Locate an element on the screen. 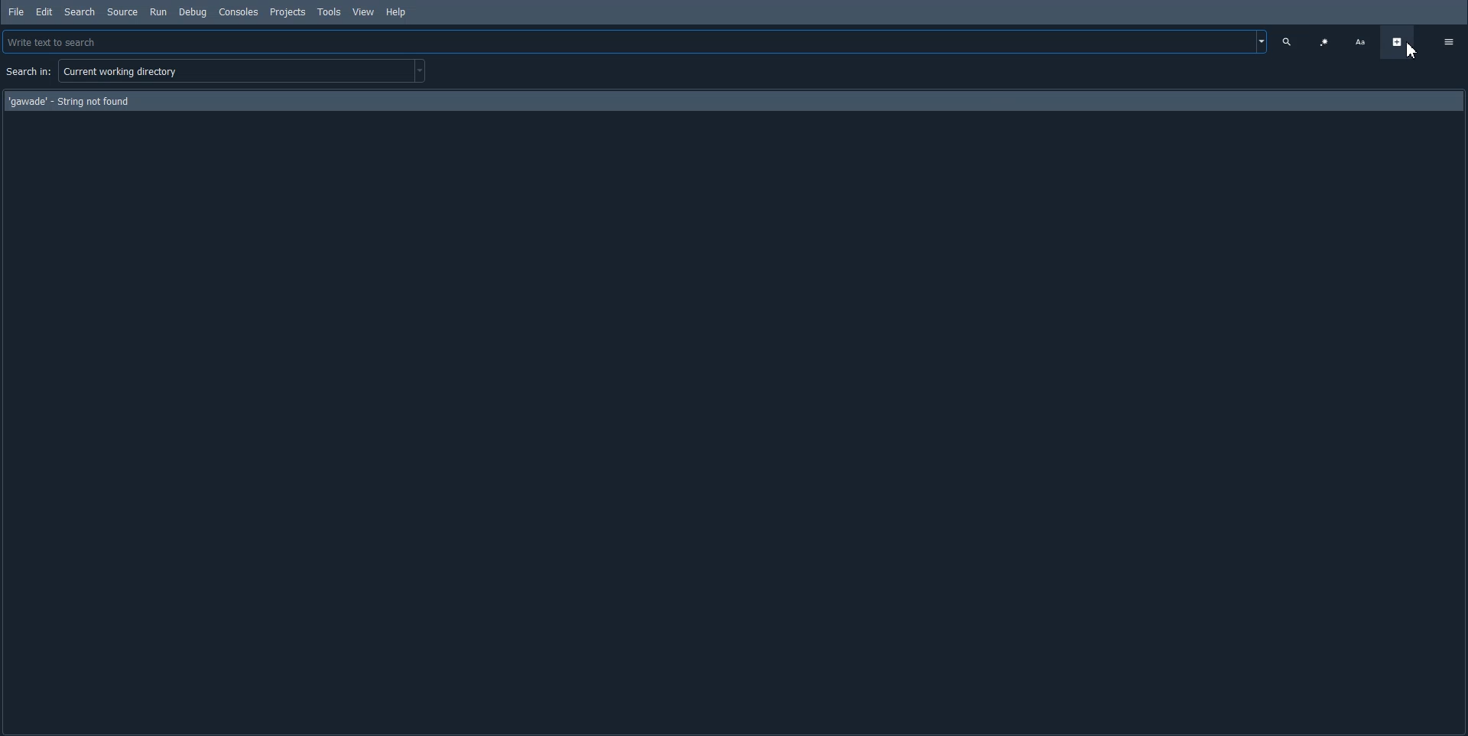 Image resolution: width=1468 pixels, height=736 pixels. Search Text is located at coordinates (1289, 41).